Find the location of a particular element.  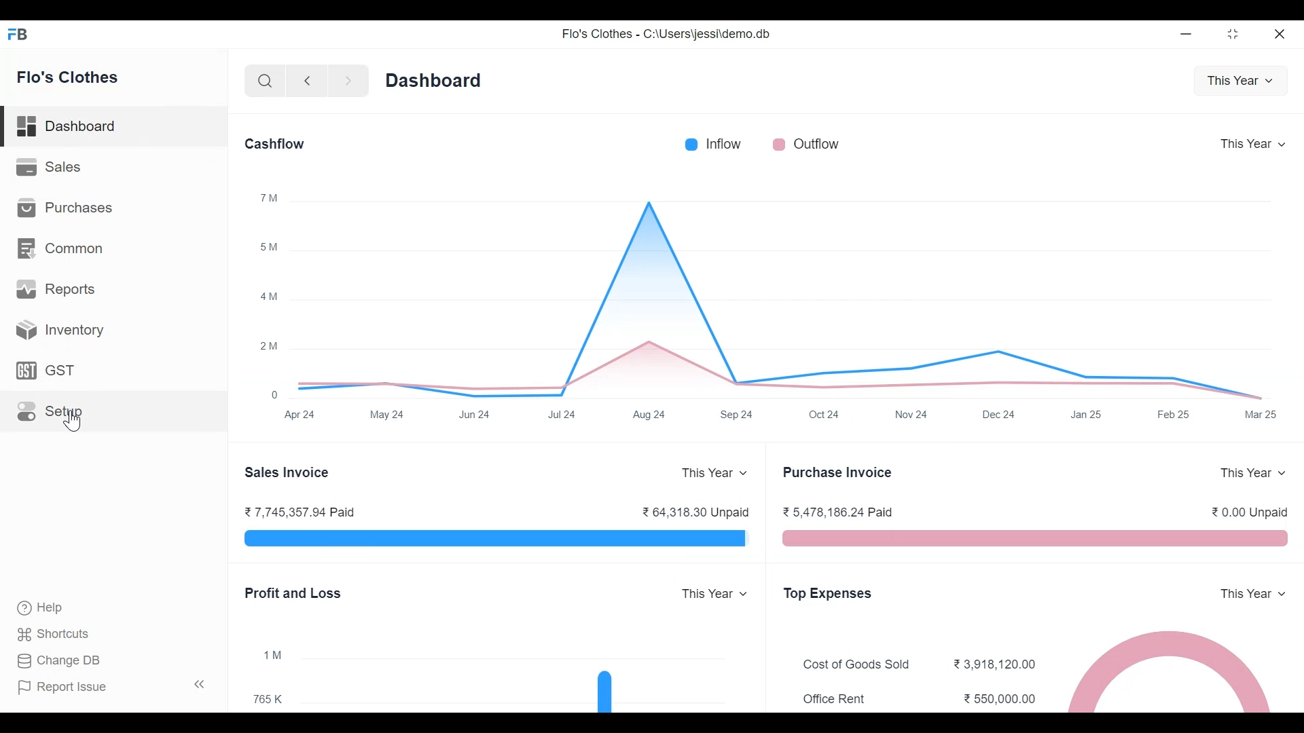

765K is located at coordinates (269, 698).